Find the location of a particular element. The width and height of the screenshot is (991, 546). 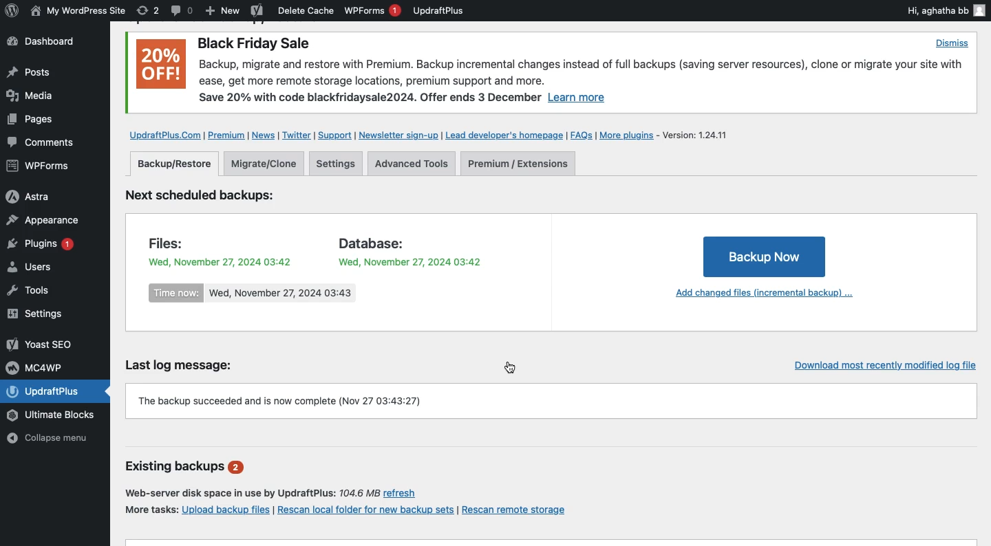

Wed, November 27, 2024 03:42 is located at coordinates (220, 260).